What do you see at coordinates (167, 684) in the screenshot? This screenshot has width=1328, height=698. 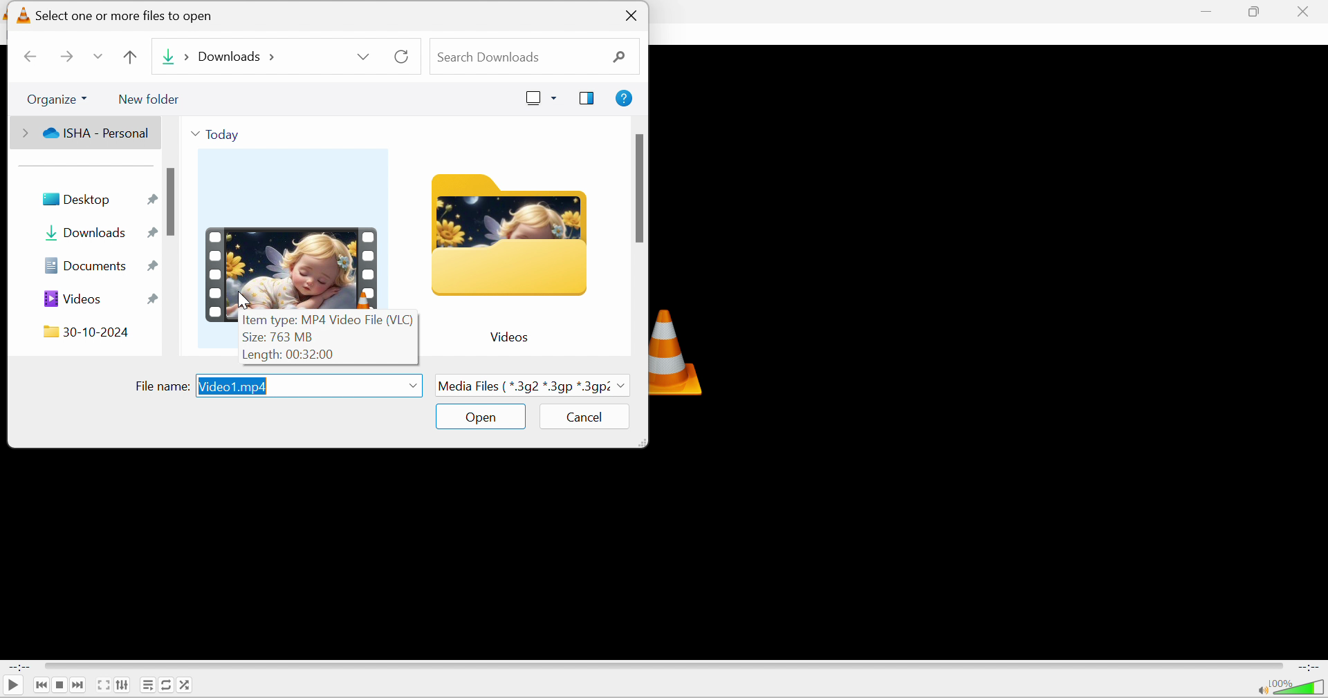 I see `Click to toggle between loop all, loop one and no loop` at bounding box center [167, 684].